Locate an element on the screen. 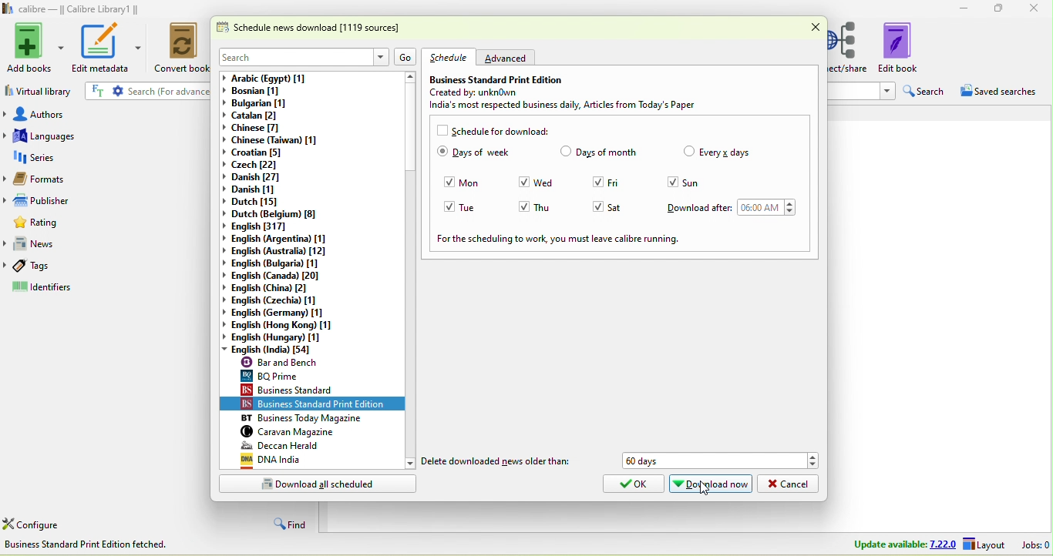 The image size is (1053, 556). rating is located at coordinates (109, 223).